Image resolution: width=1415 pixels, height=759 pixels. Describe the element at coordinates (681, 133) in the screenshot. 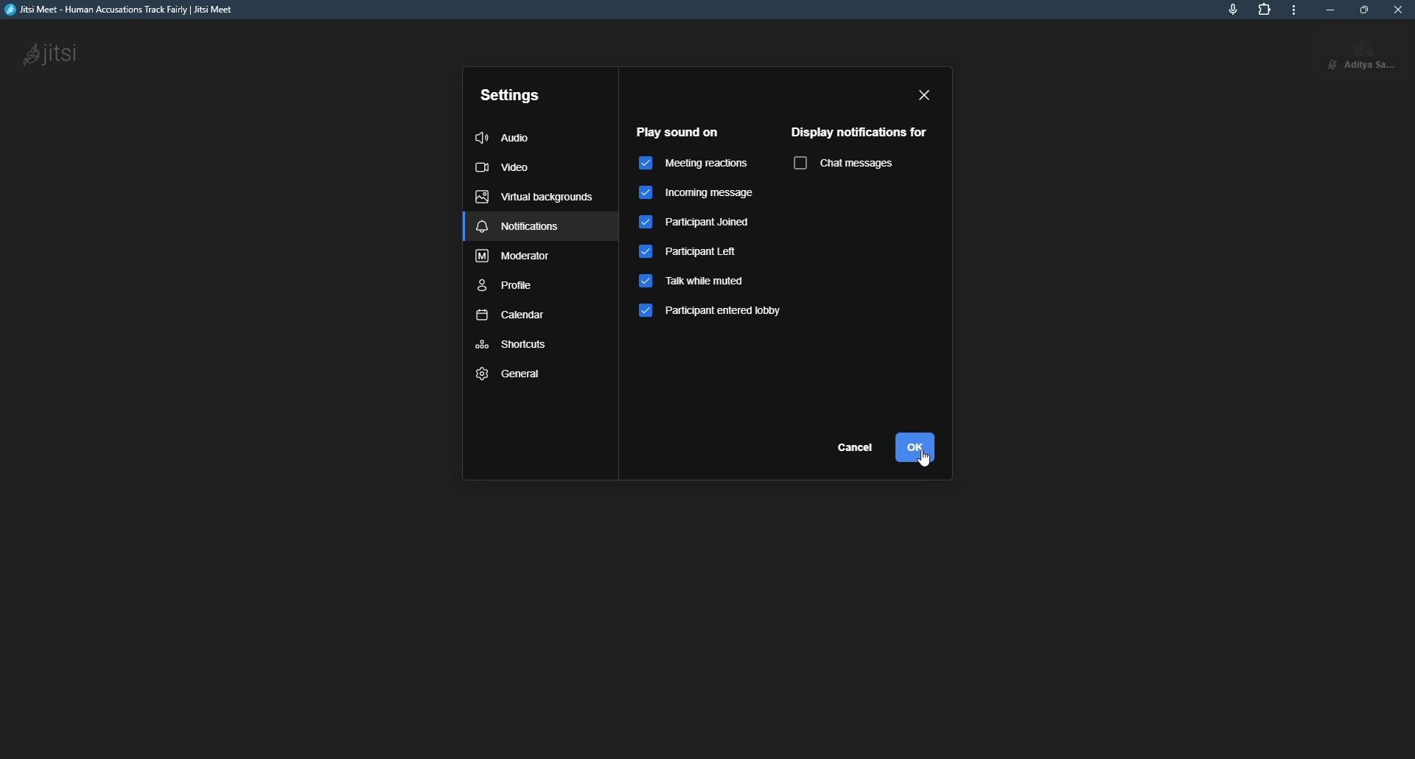

I see `play sound on` at that location.